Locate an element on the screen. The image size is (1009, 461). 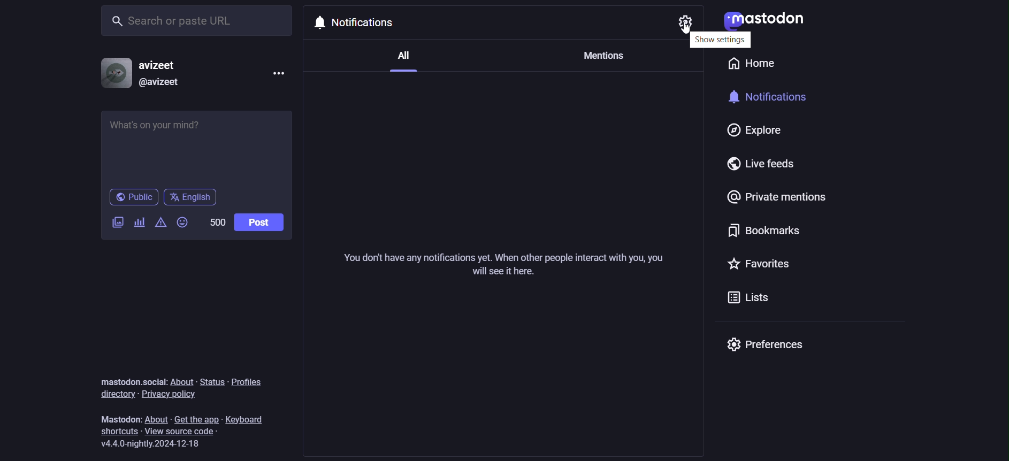
bookmarks is located at coordinates (761, 235).